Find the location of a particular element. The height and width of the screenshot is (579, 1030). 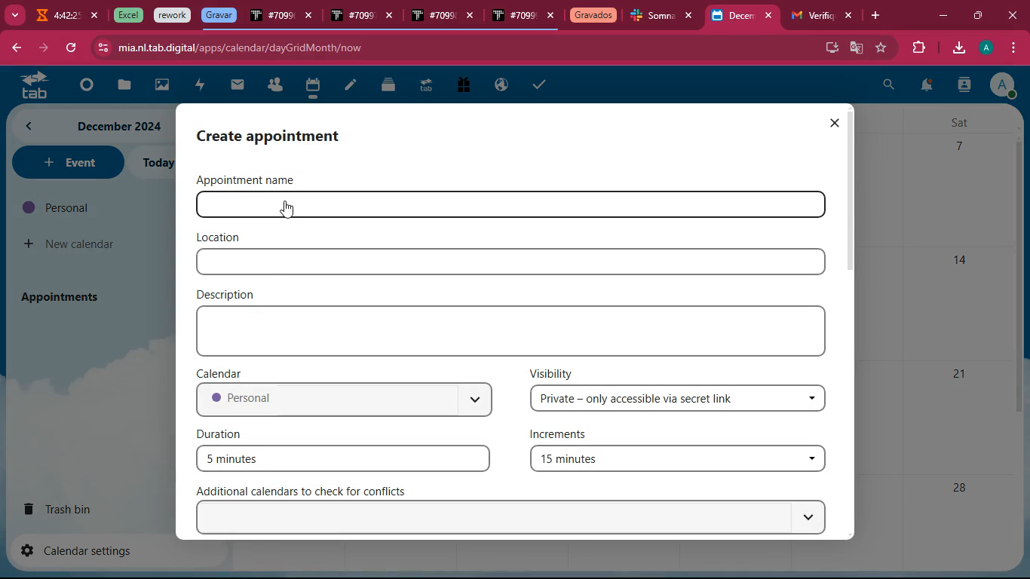

close is located at coordinates (693, 16).